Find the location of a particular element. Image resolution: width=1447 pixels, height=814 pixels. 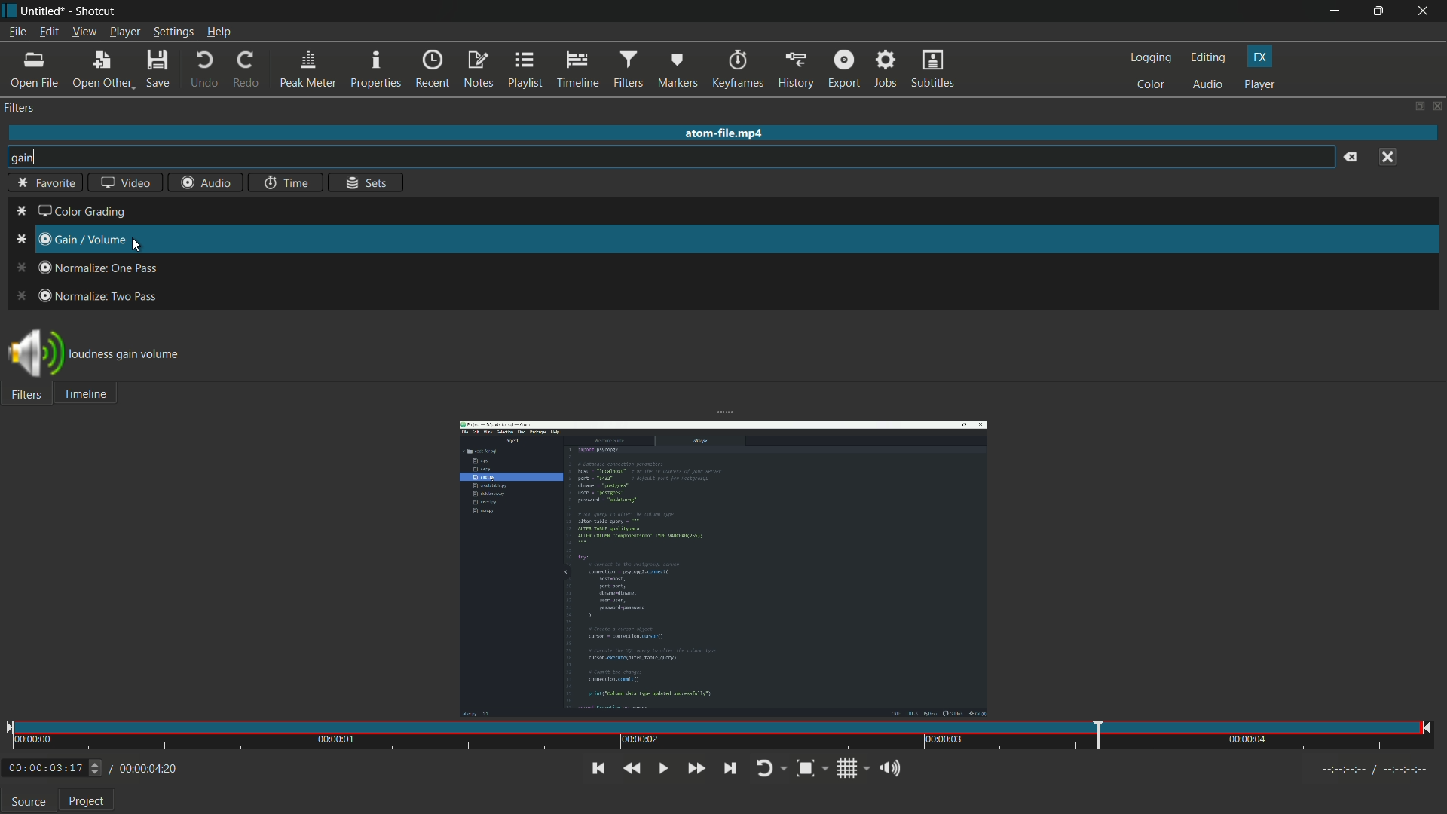

export is located at coordinates (844, 70).